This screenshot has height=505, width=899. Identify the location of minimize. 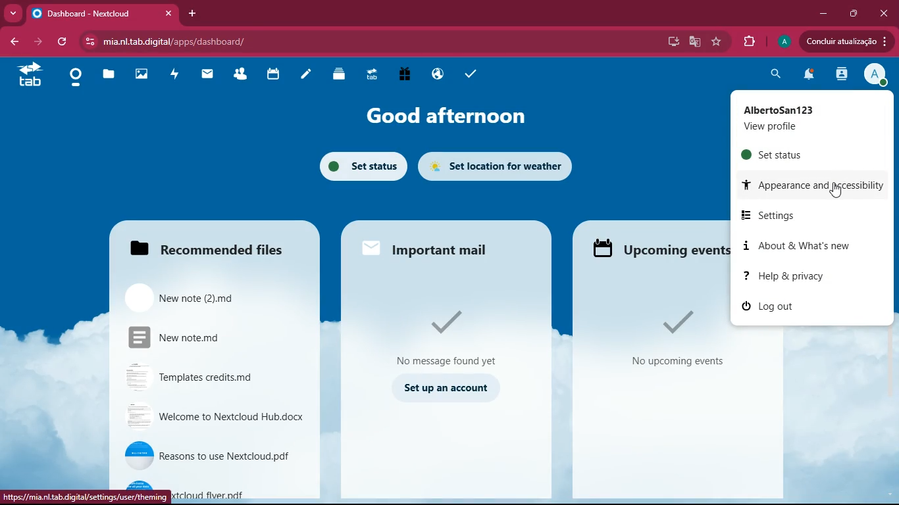
(824, 13).